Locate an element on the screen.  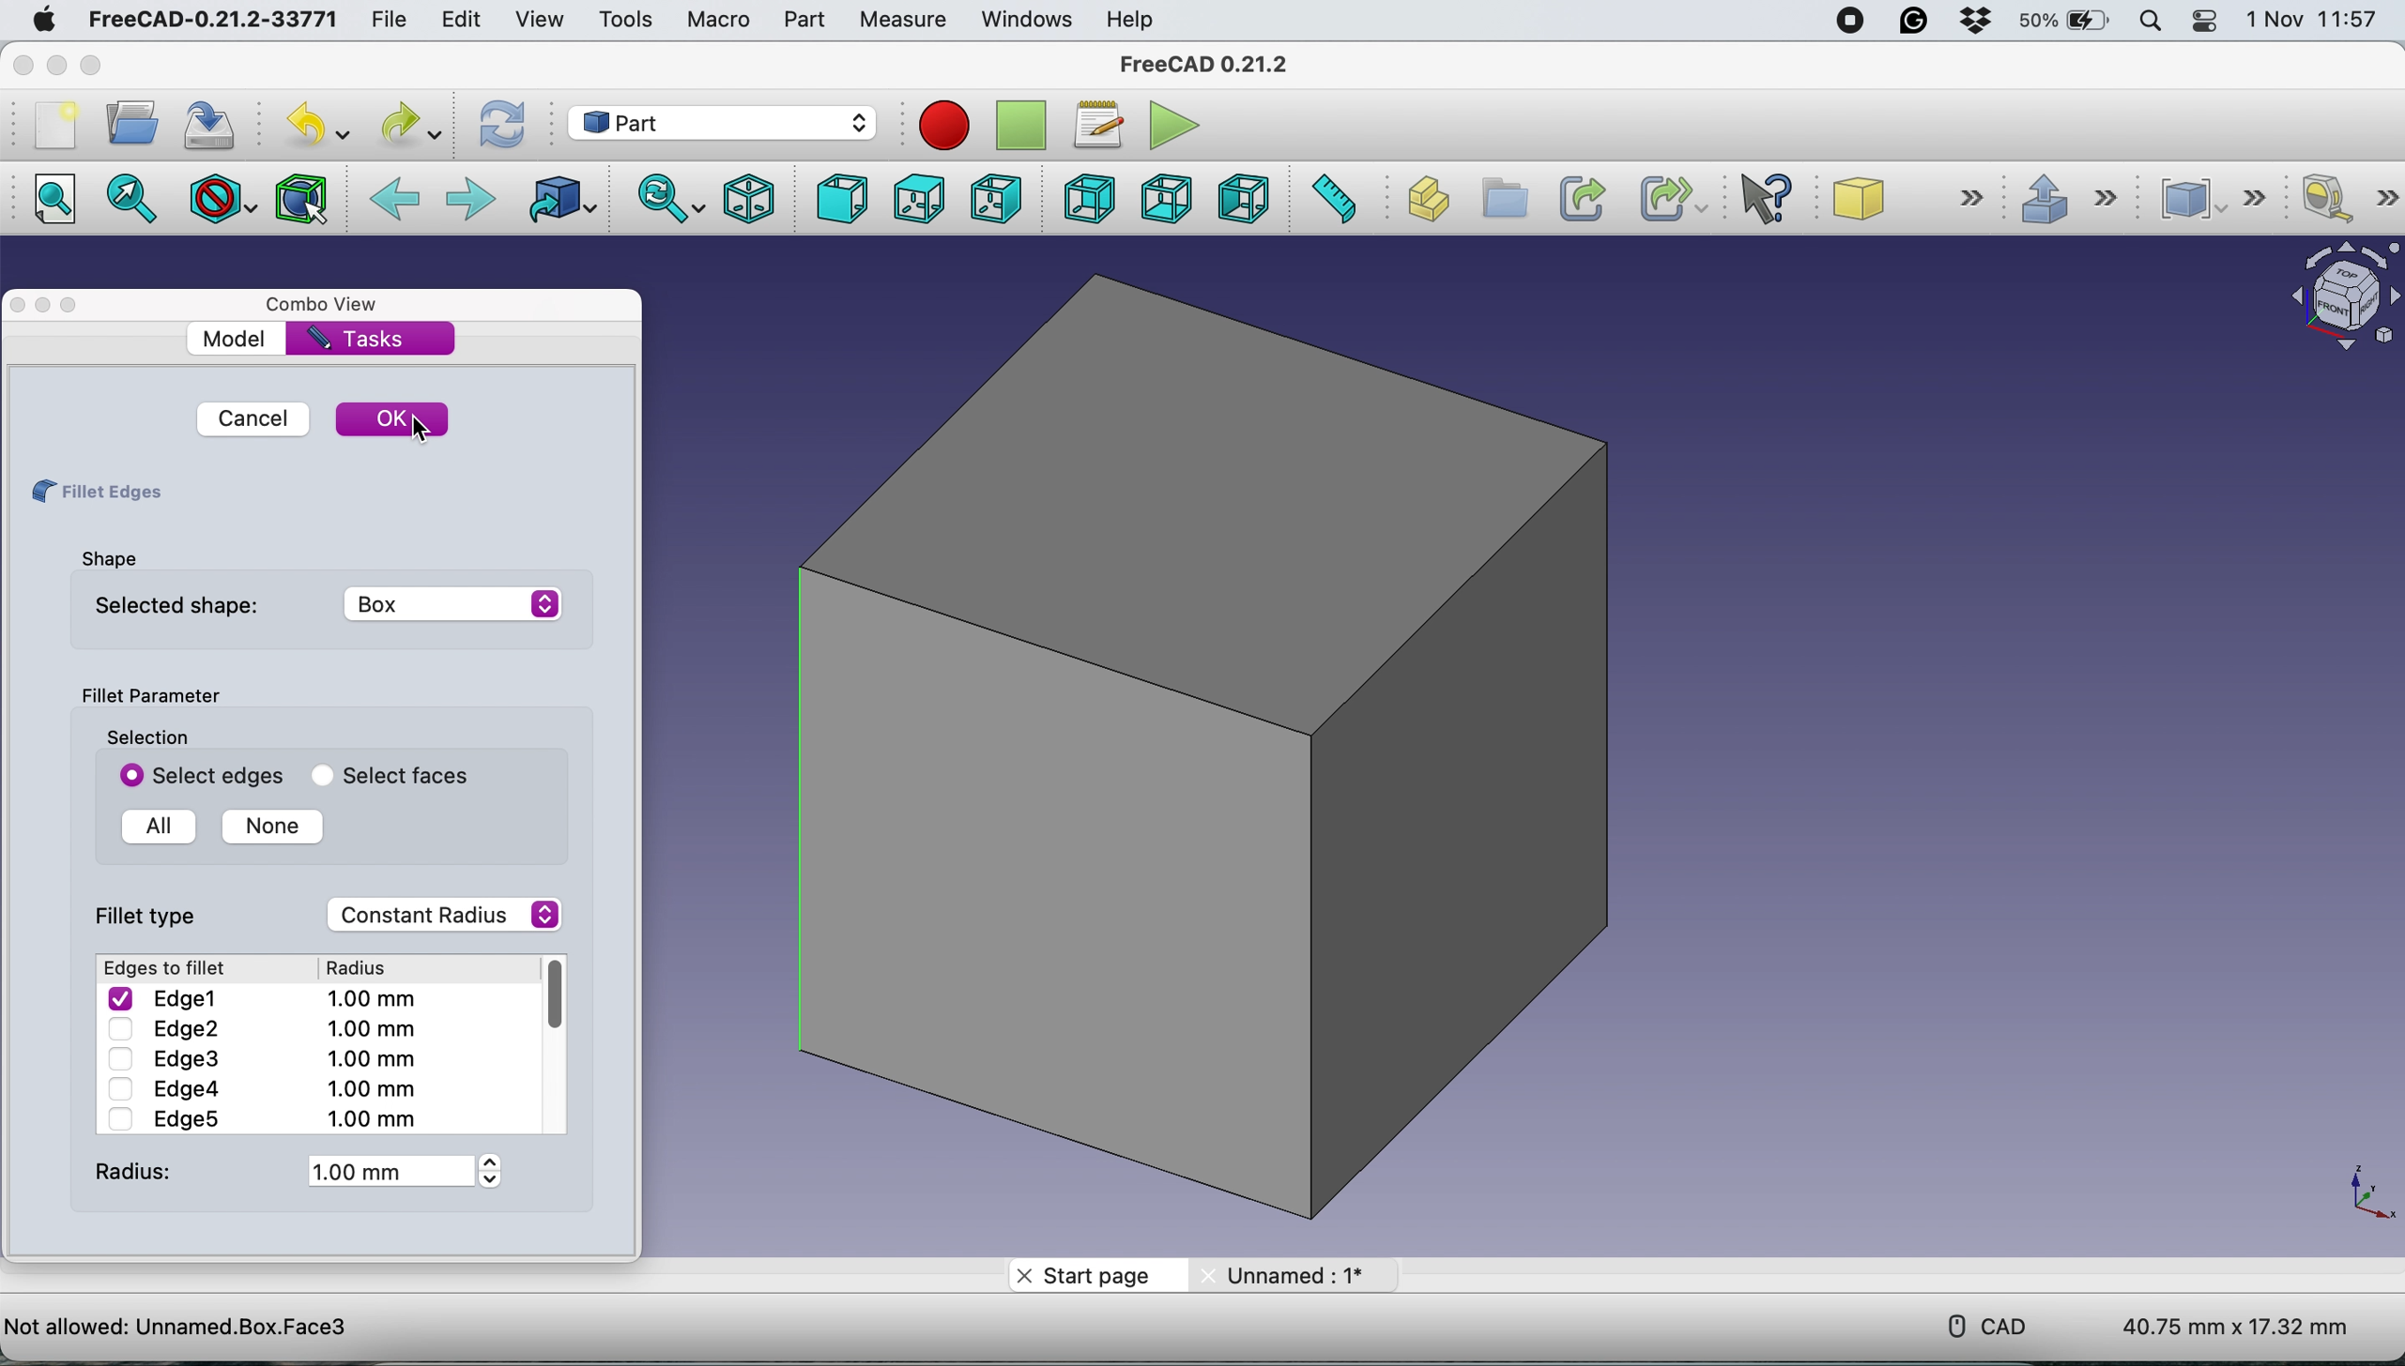
create group is located at coordinates (1502, 200).